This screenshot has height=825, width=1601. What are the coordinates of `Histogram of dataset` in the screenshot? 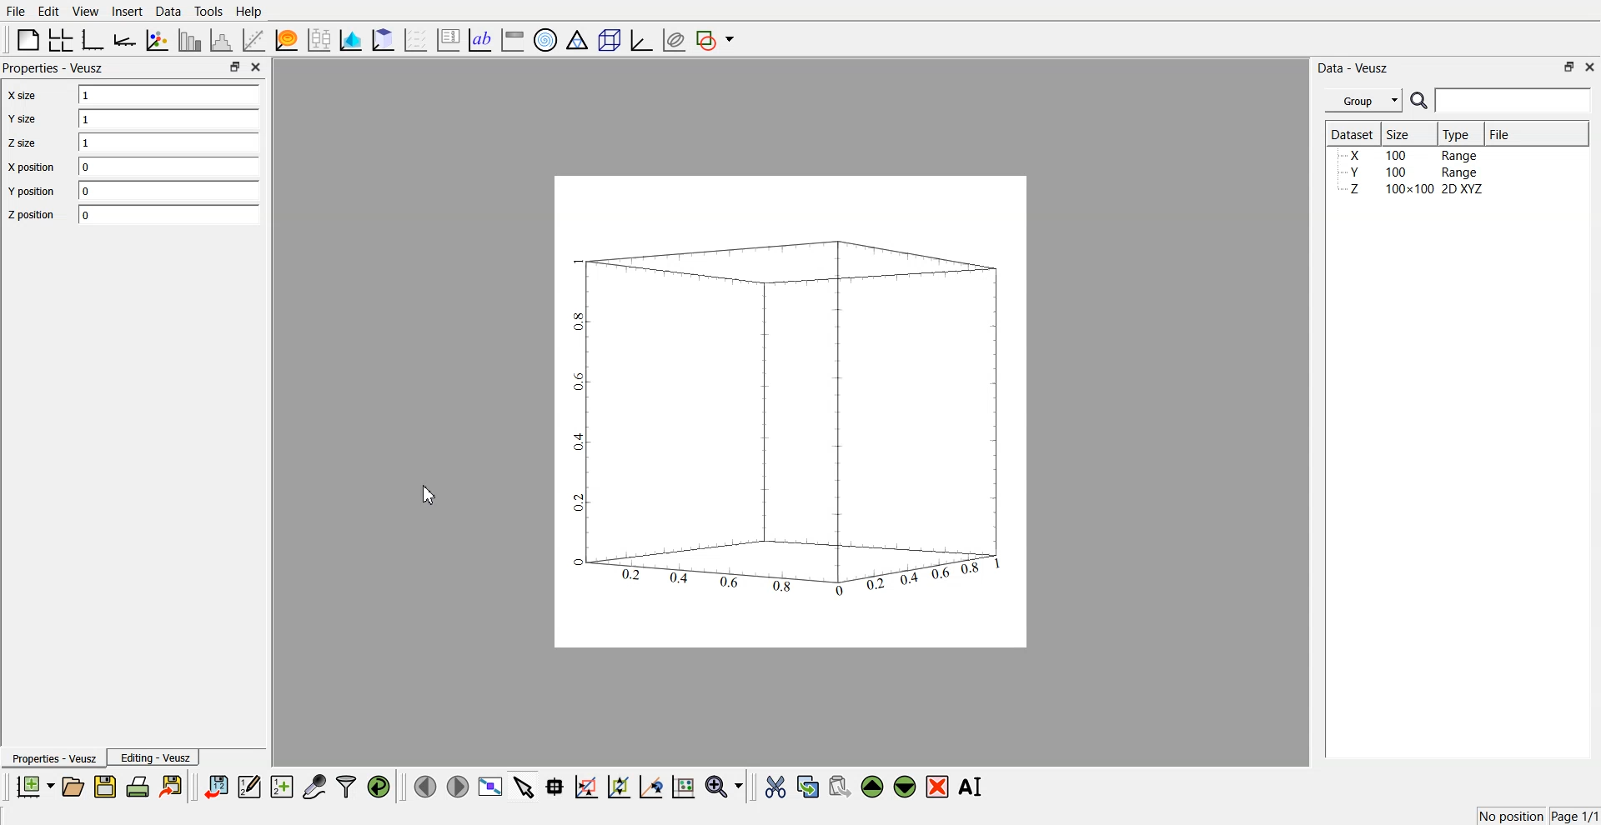 It's located at (222, 41).